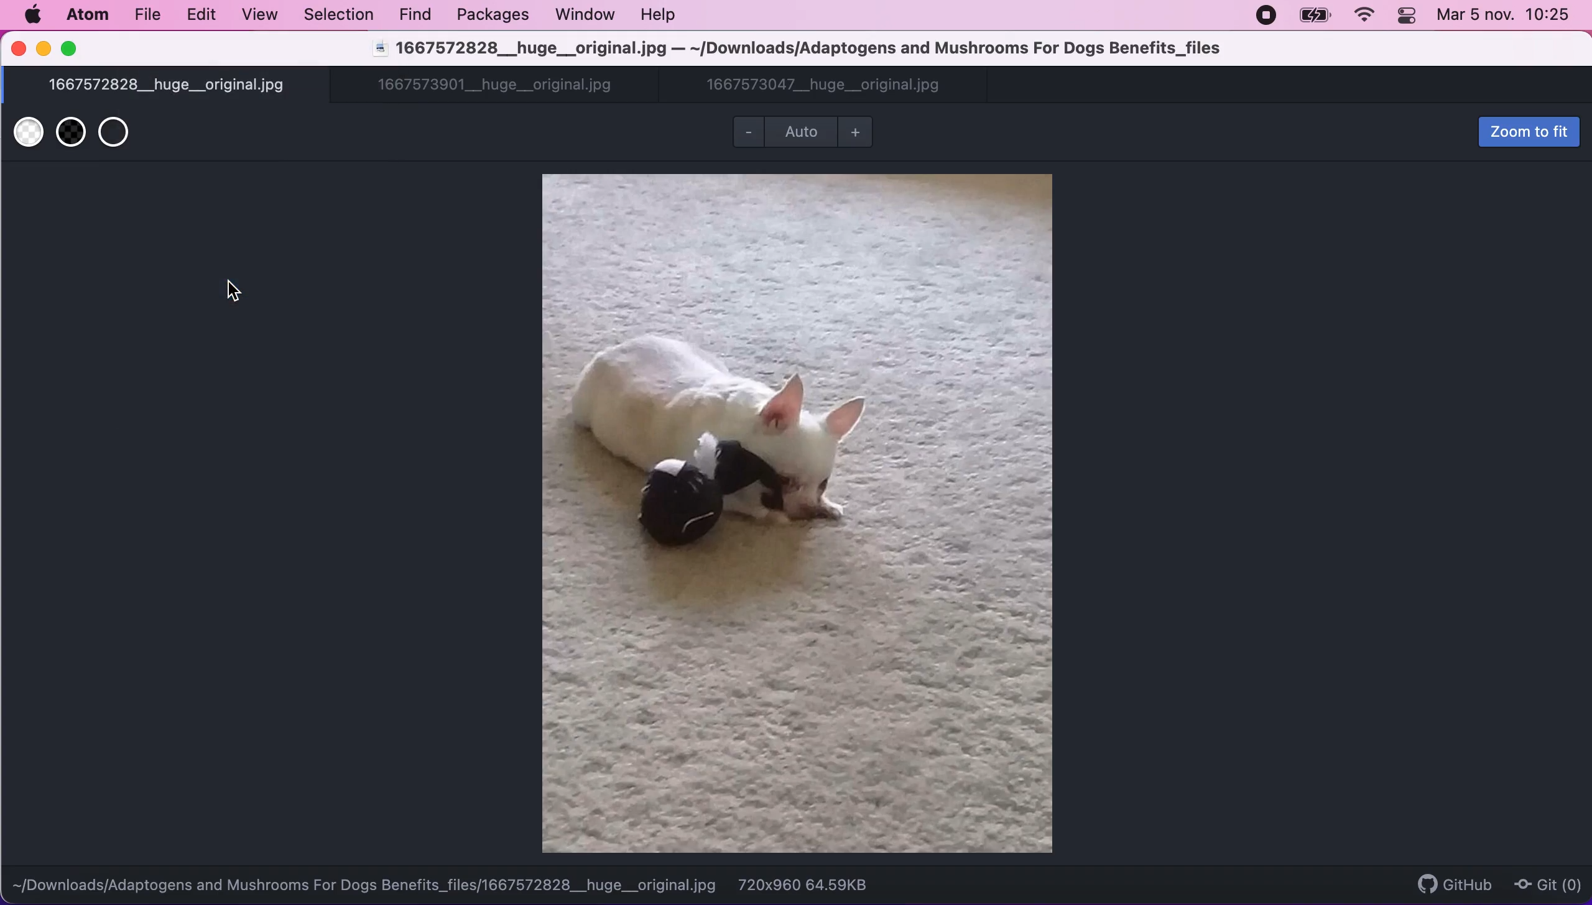 This screenshot has width=1592, height=905. What do you see at coordinates (71, 136) in the screenshot?
I see `use back transparent background` at bounding box center [71, 136].